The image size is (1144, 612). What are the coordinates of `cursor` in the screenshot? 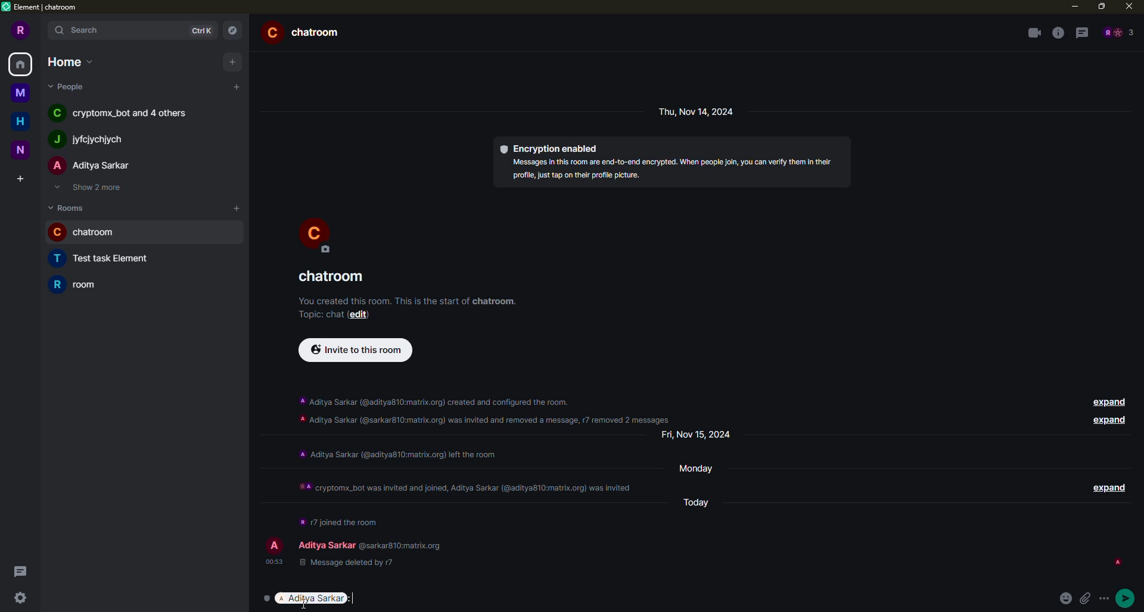 It's located at (306, 604).